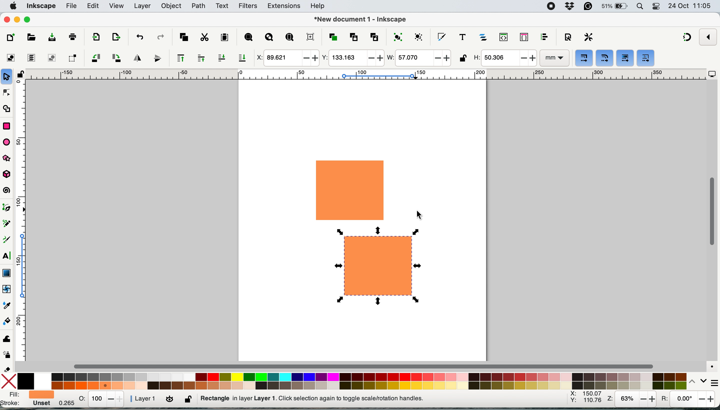 This screenshot has height=410, width=720. Describe the element at coordinates (687, 400) in the screenshot. I see `rotation` at that location.